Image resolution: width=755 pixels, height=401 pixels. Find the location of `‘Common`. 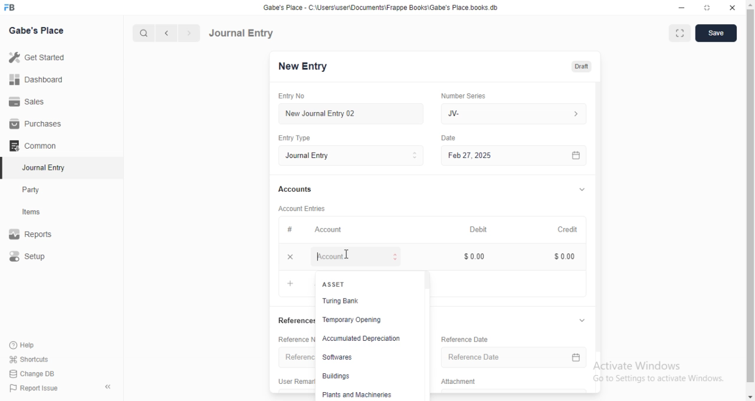

‘Common is located at coordinates (34, 145).